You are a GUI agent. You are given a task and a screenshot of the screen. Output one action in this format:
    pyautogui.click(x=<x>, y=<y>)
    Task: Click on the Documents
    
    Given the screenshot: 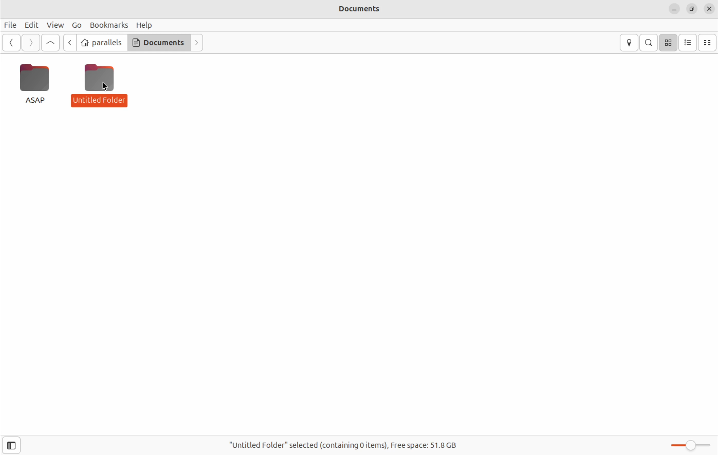 What is the action you would take?
    pyautogui.click(x=355, y=8)
    